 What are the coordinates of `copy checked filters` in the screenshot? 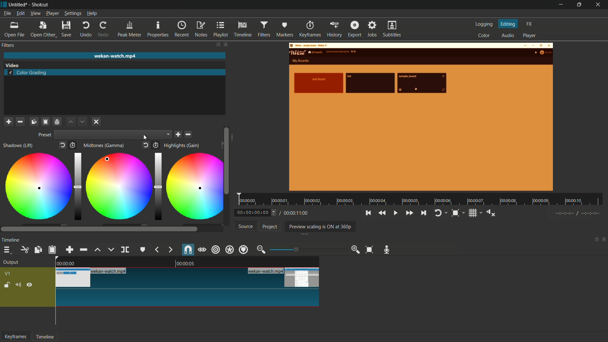 It's located at (34, 122).